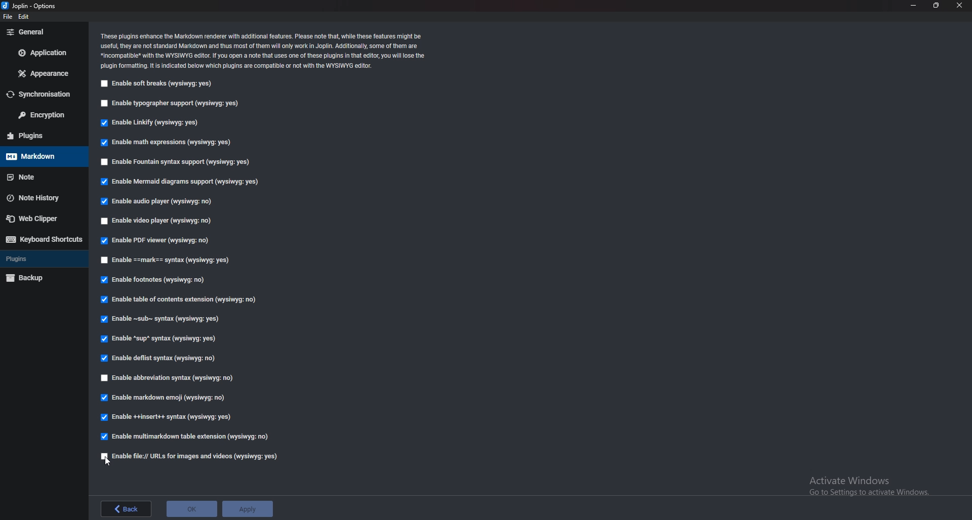  Describe the element at coordinates (9, 16) in the screenshot. I see `file` at that location.